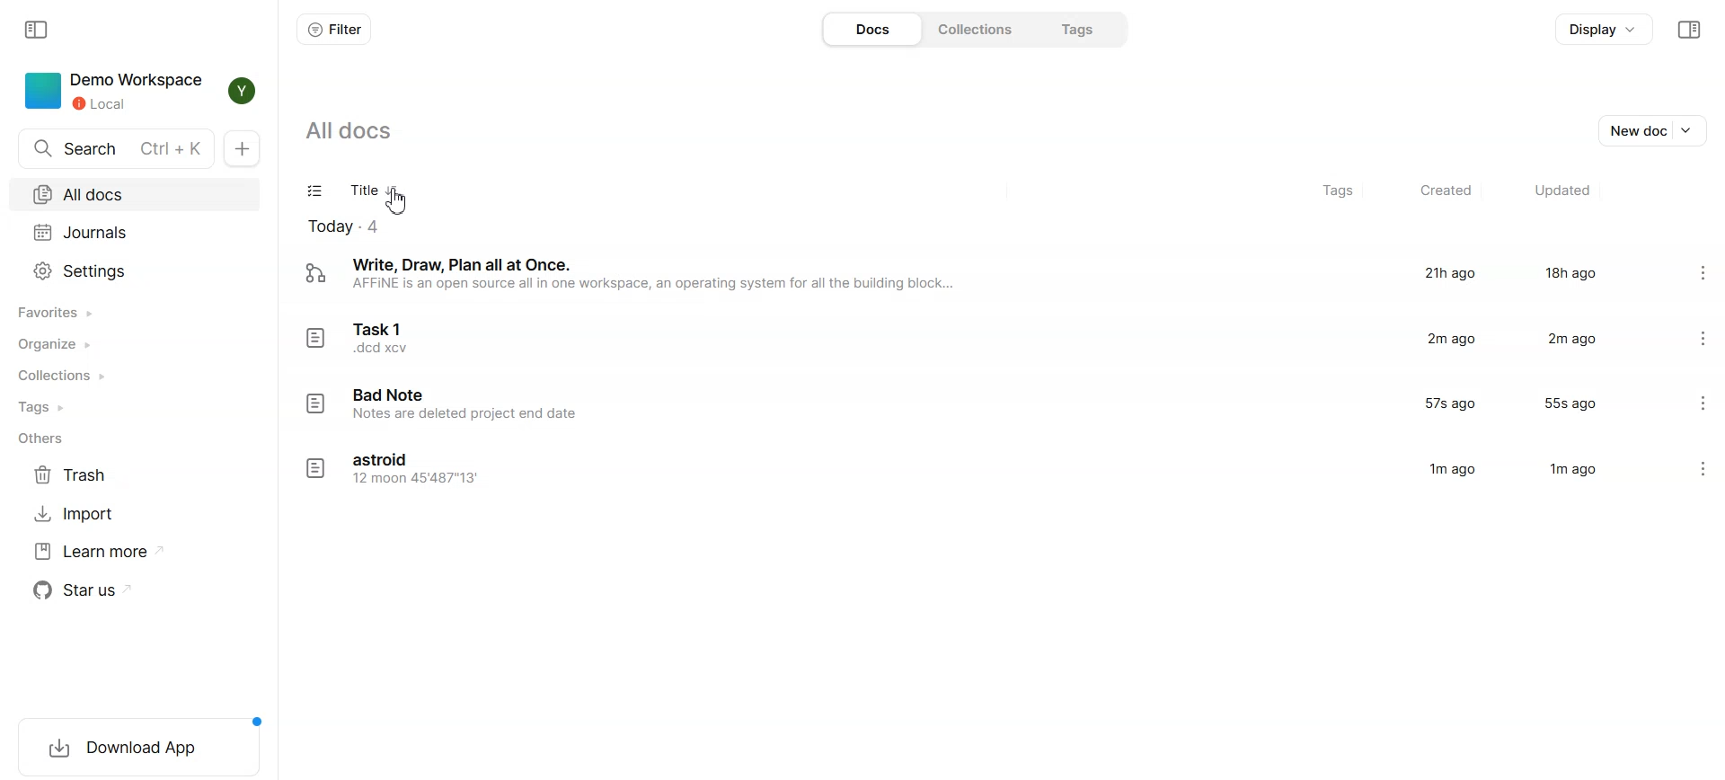 Image resolution: width=1725 pixels, height=780 pixels. I want to click on Created, so click(1446, 191).